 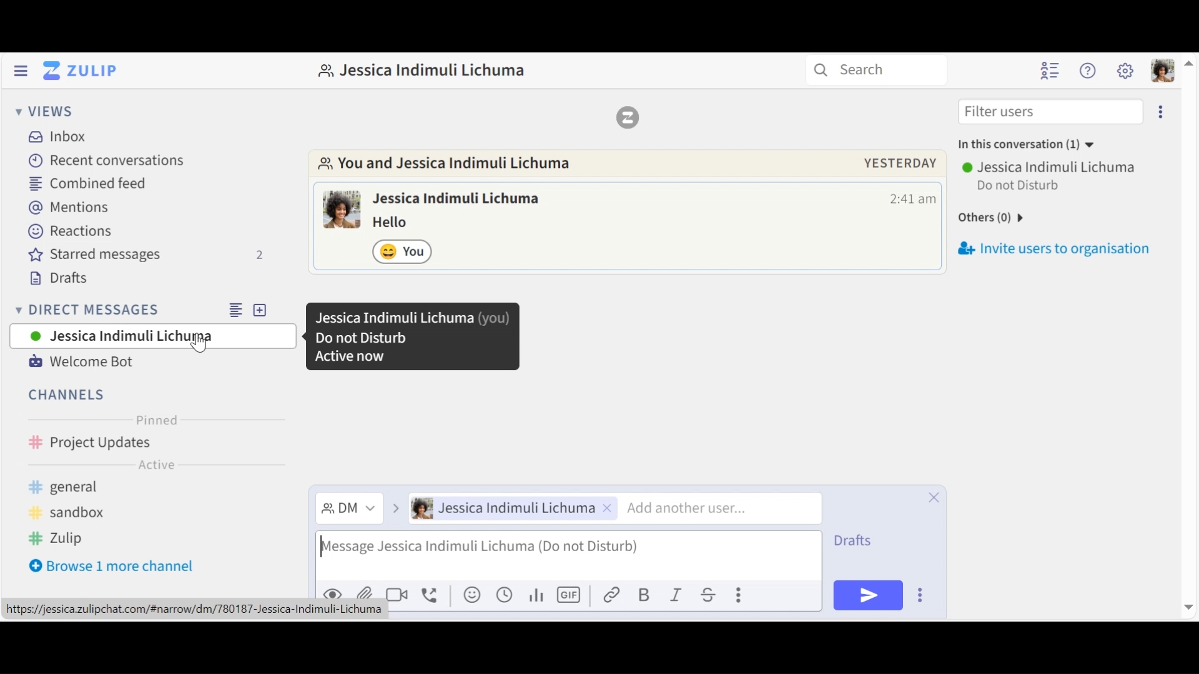 What do you see at coordinates (1050, 167) in the screenshot?
I see `Username` at bounding box center [1050, 167].